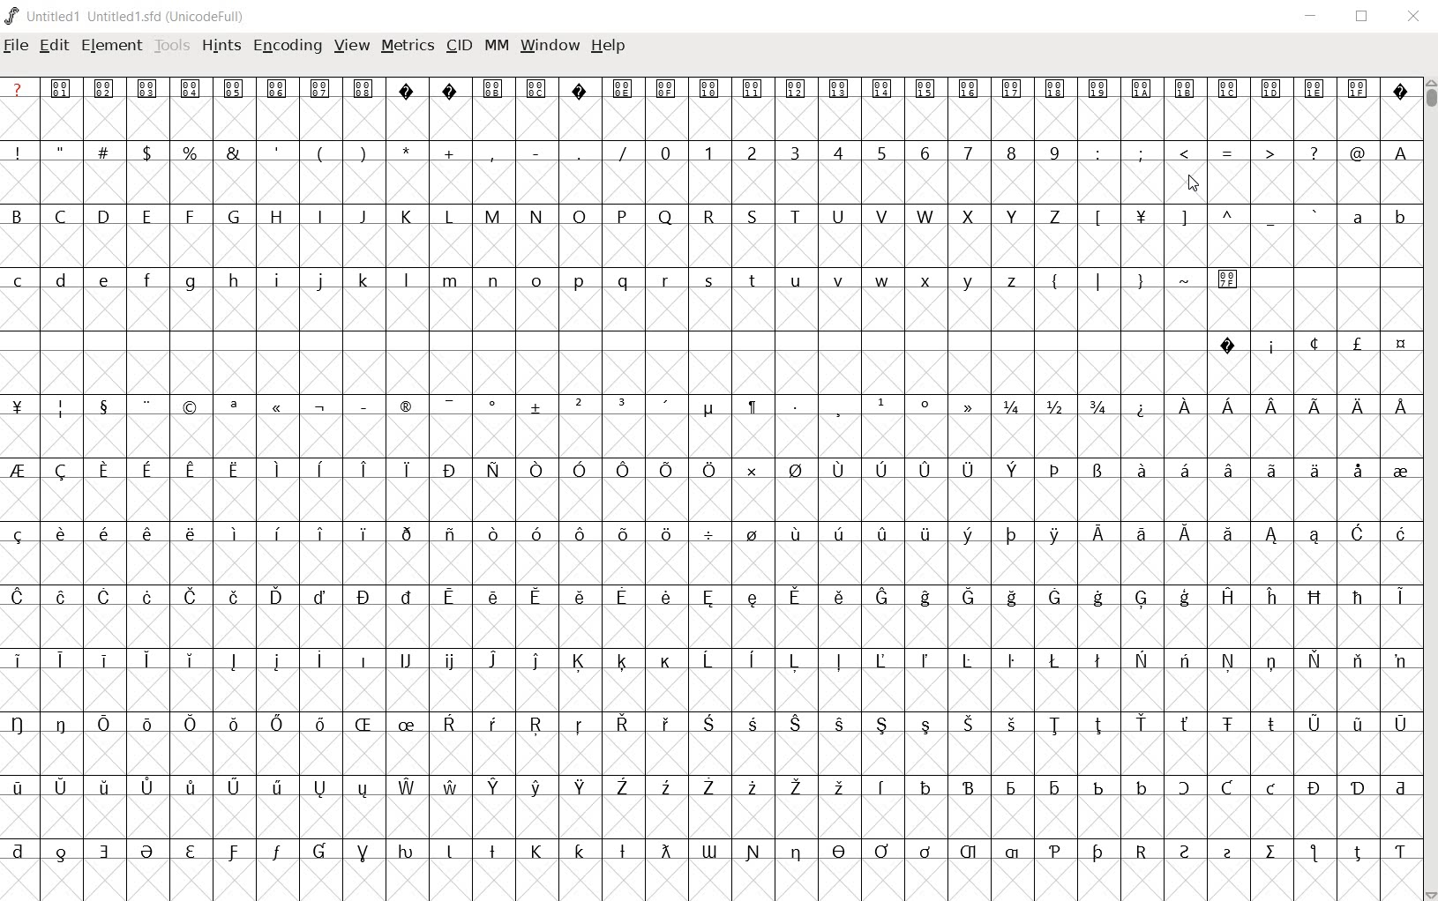 This screenshot has height=901, width=1438. I want to click on special letters, so click(715, 786).